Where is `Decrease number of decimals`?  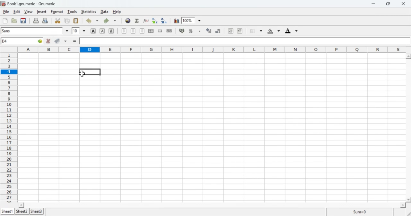
Decrease number of decimals is located at coordinates (219, 31).